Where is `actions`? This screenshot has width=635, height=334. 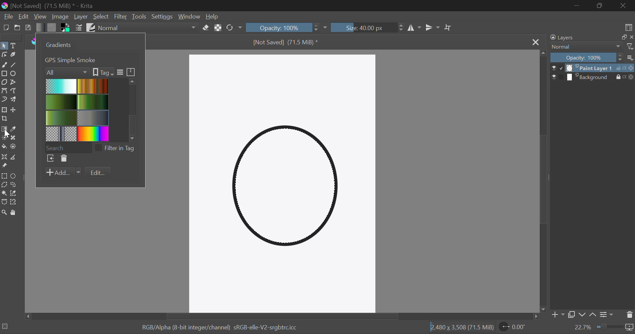
actions is located at coordinates (625, 68).